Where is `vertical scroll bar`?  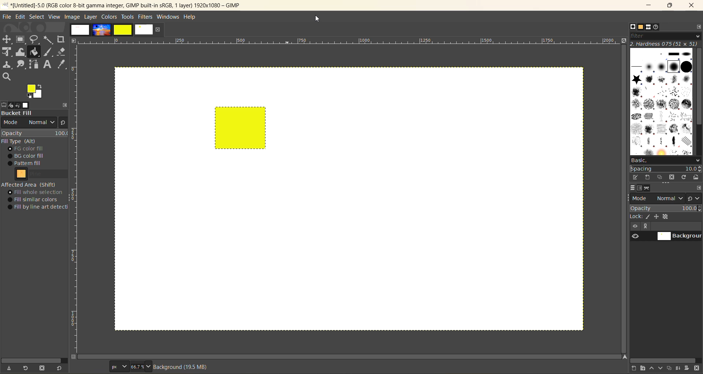
vertical scroll bar is located at coordinates (621, 187).